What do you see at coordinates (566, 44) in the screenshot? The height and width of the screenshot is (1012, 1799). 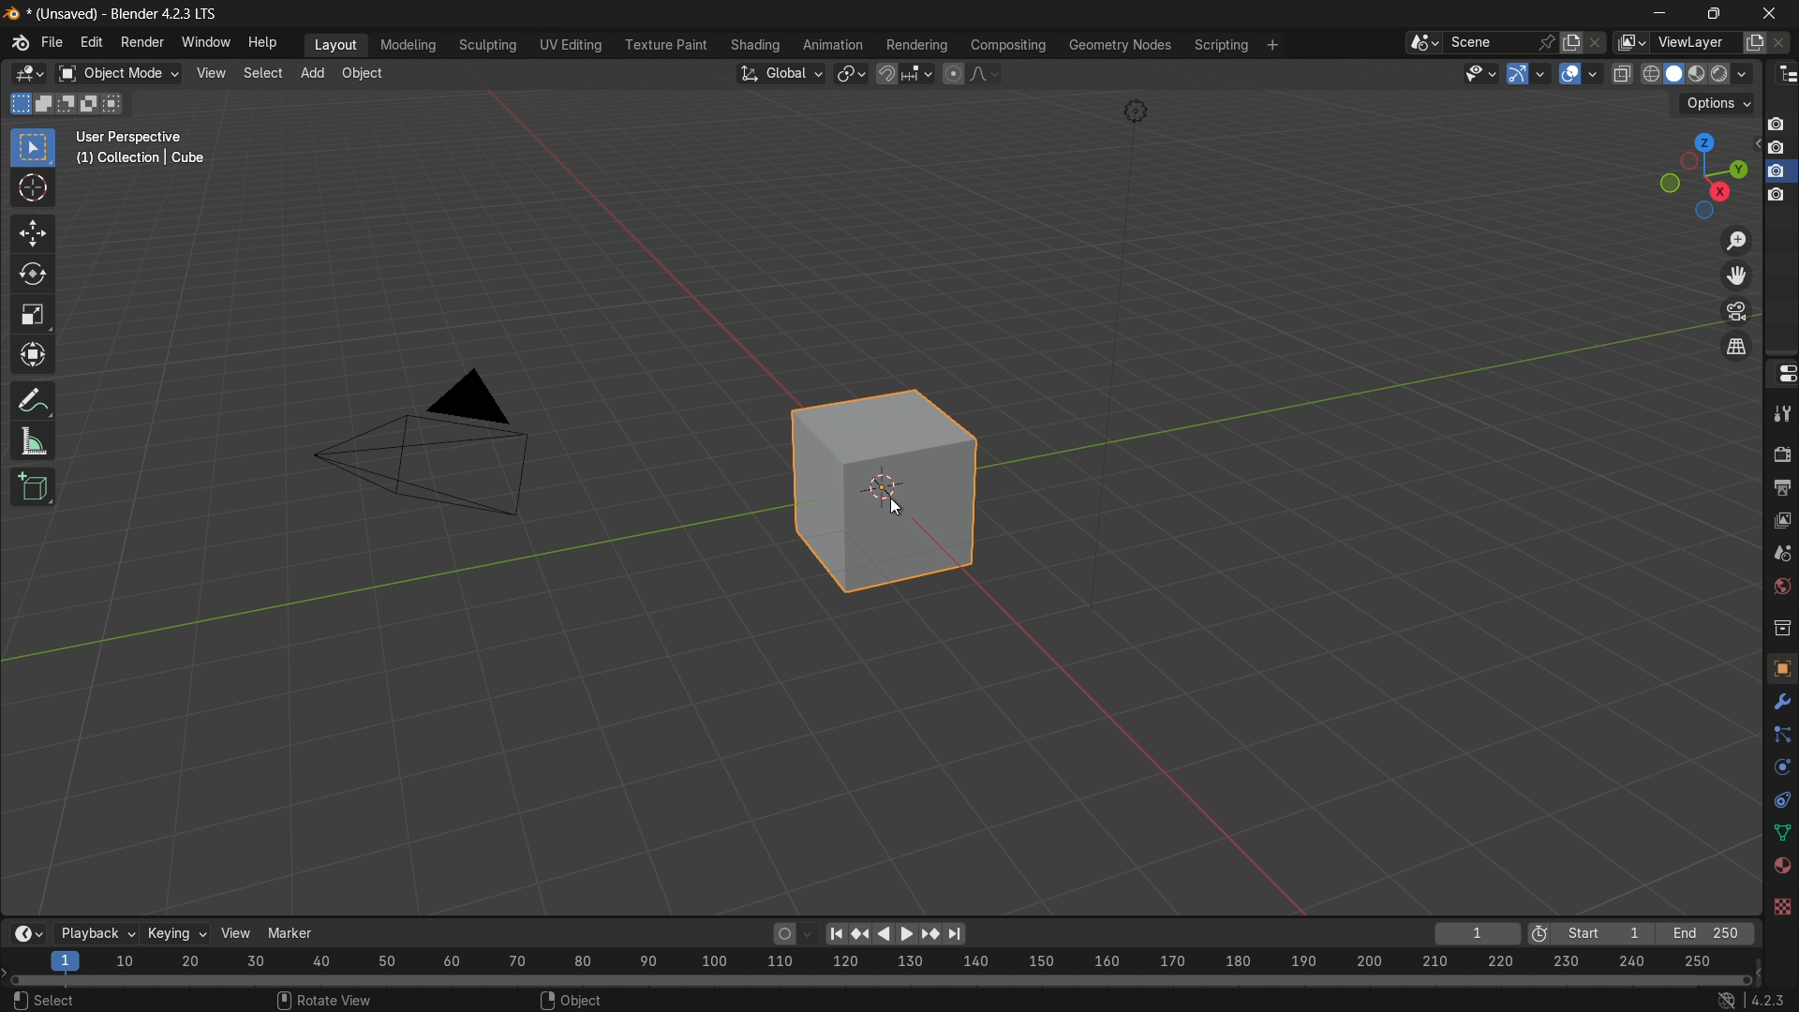 I see `uv editing menu` at bounding box center [566, 44].